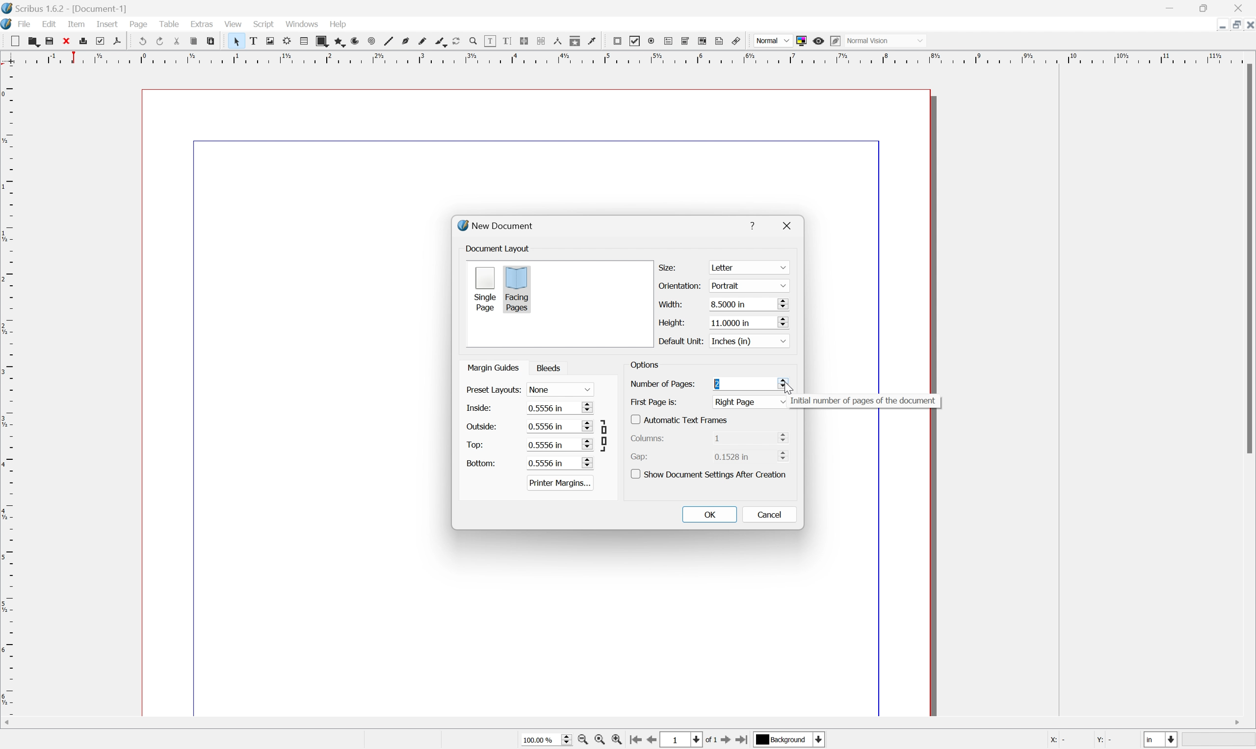  Describe the element at coordinates (750, 437) in the screenshot. I see `1` at that location.